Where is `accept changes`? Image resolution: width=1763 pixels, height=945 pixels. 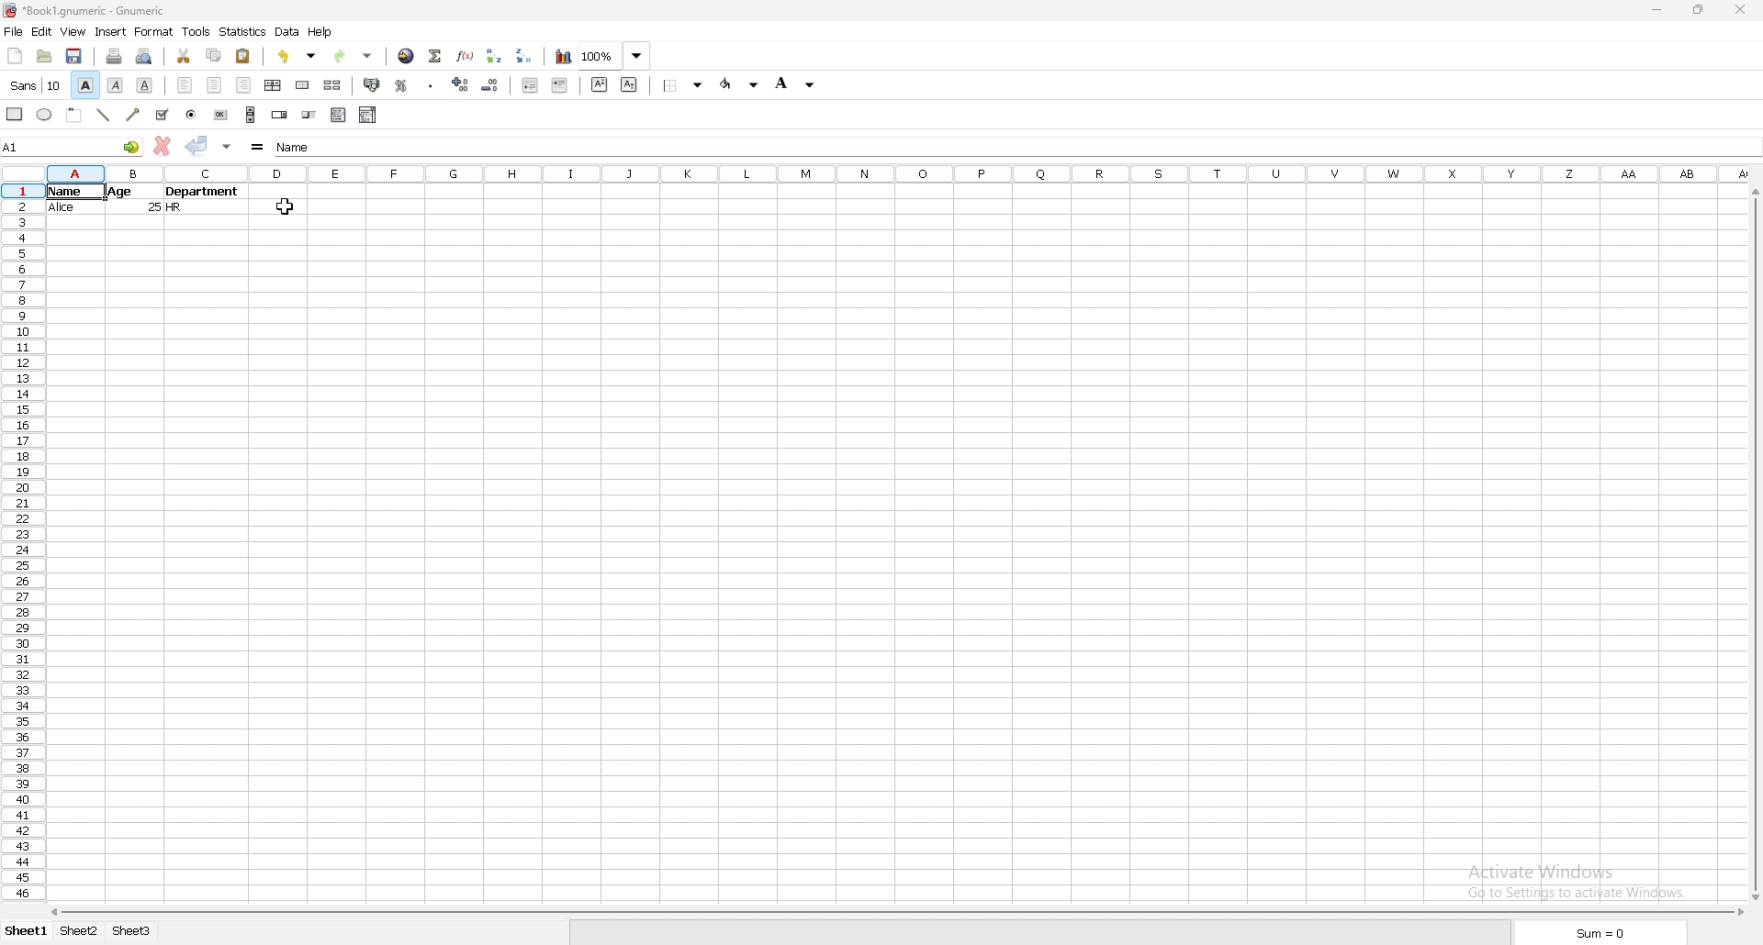
accept changes is located at coordinates (197, 145).